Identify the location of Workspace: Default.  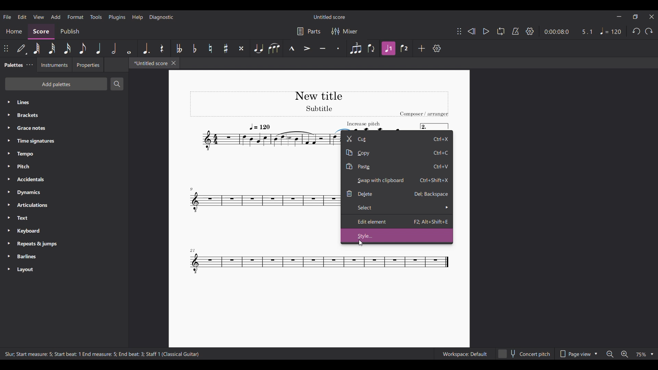
(465, 354).